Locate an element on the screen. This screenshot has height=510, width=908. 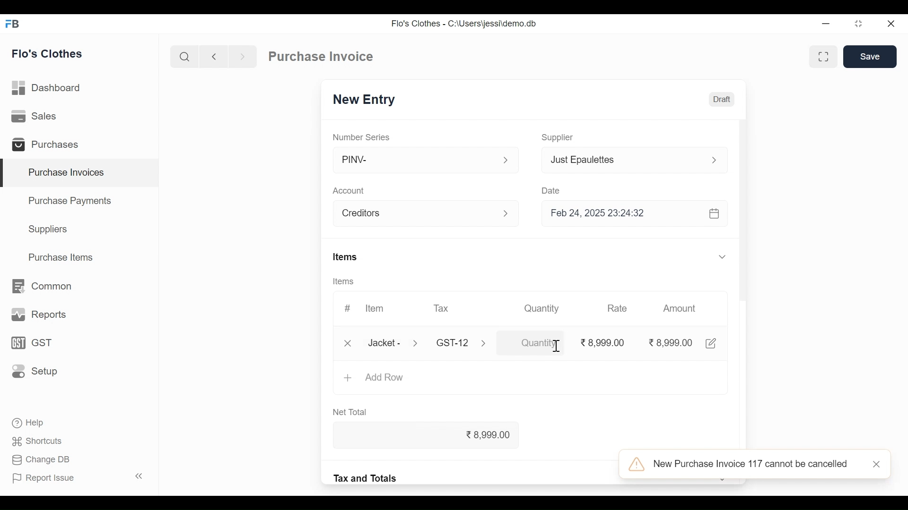
minimize is located at coordinates (827, 24).